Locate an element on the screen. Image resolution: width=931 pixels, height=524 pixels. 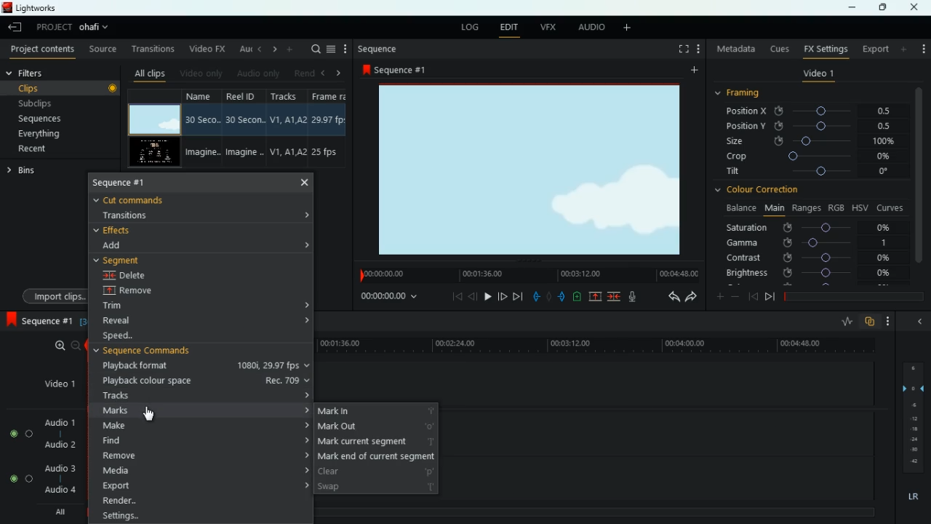
screen is located at coordinates (532, 171).